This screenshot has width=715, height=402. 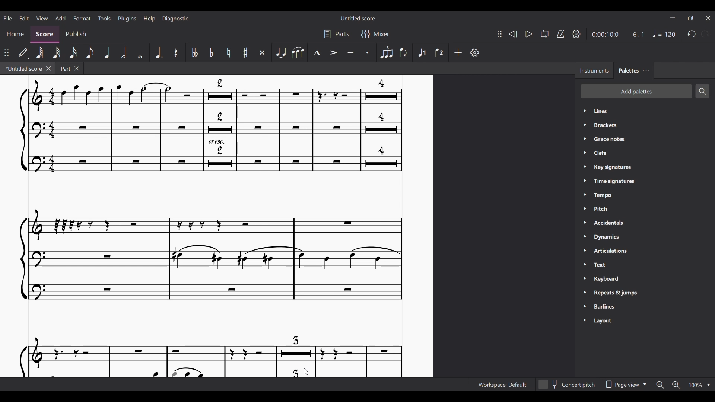 I want to click on Play, so click(x=528, y=34).